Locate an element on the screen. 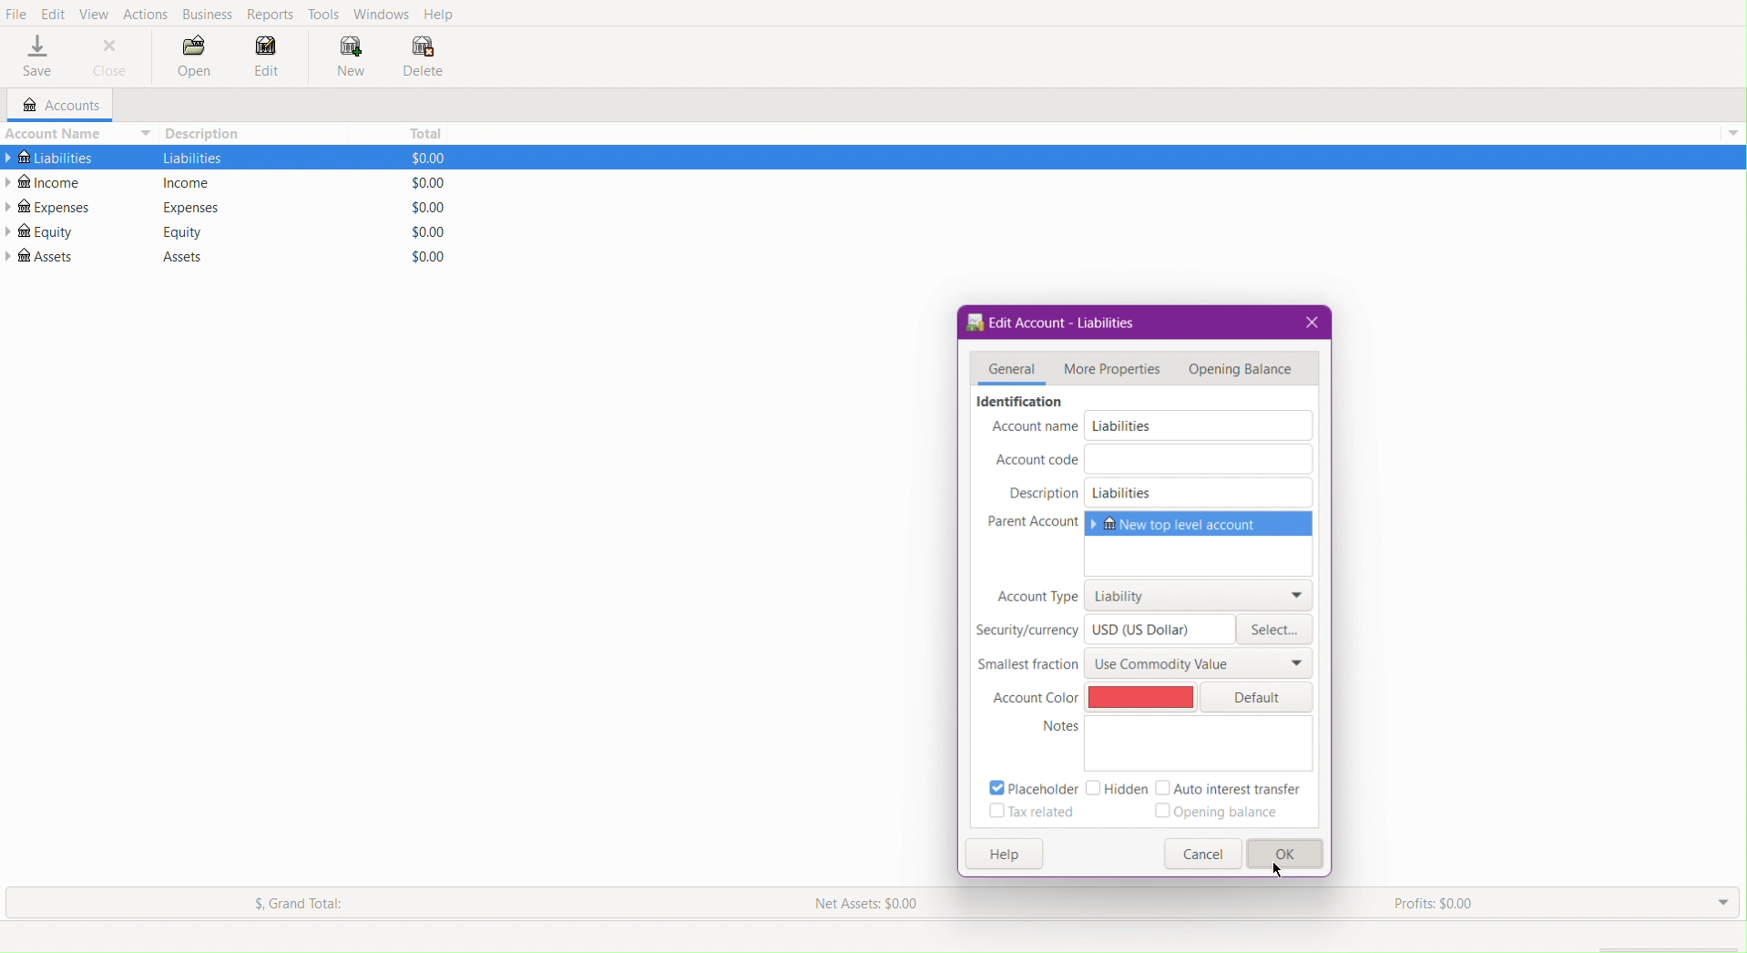 This screenshot has height=953, width=1747. Tax related is located at coordinates (1033, 813).